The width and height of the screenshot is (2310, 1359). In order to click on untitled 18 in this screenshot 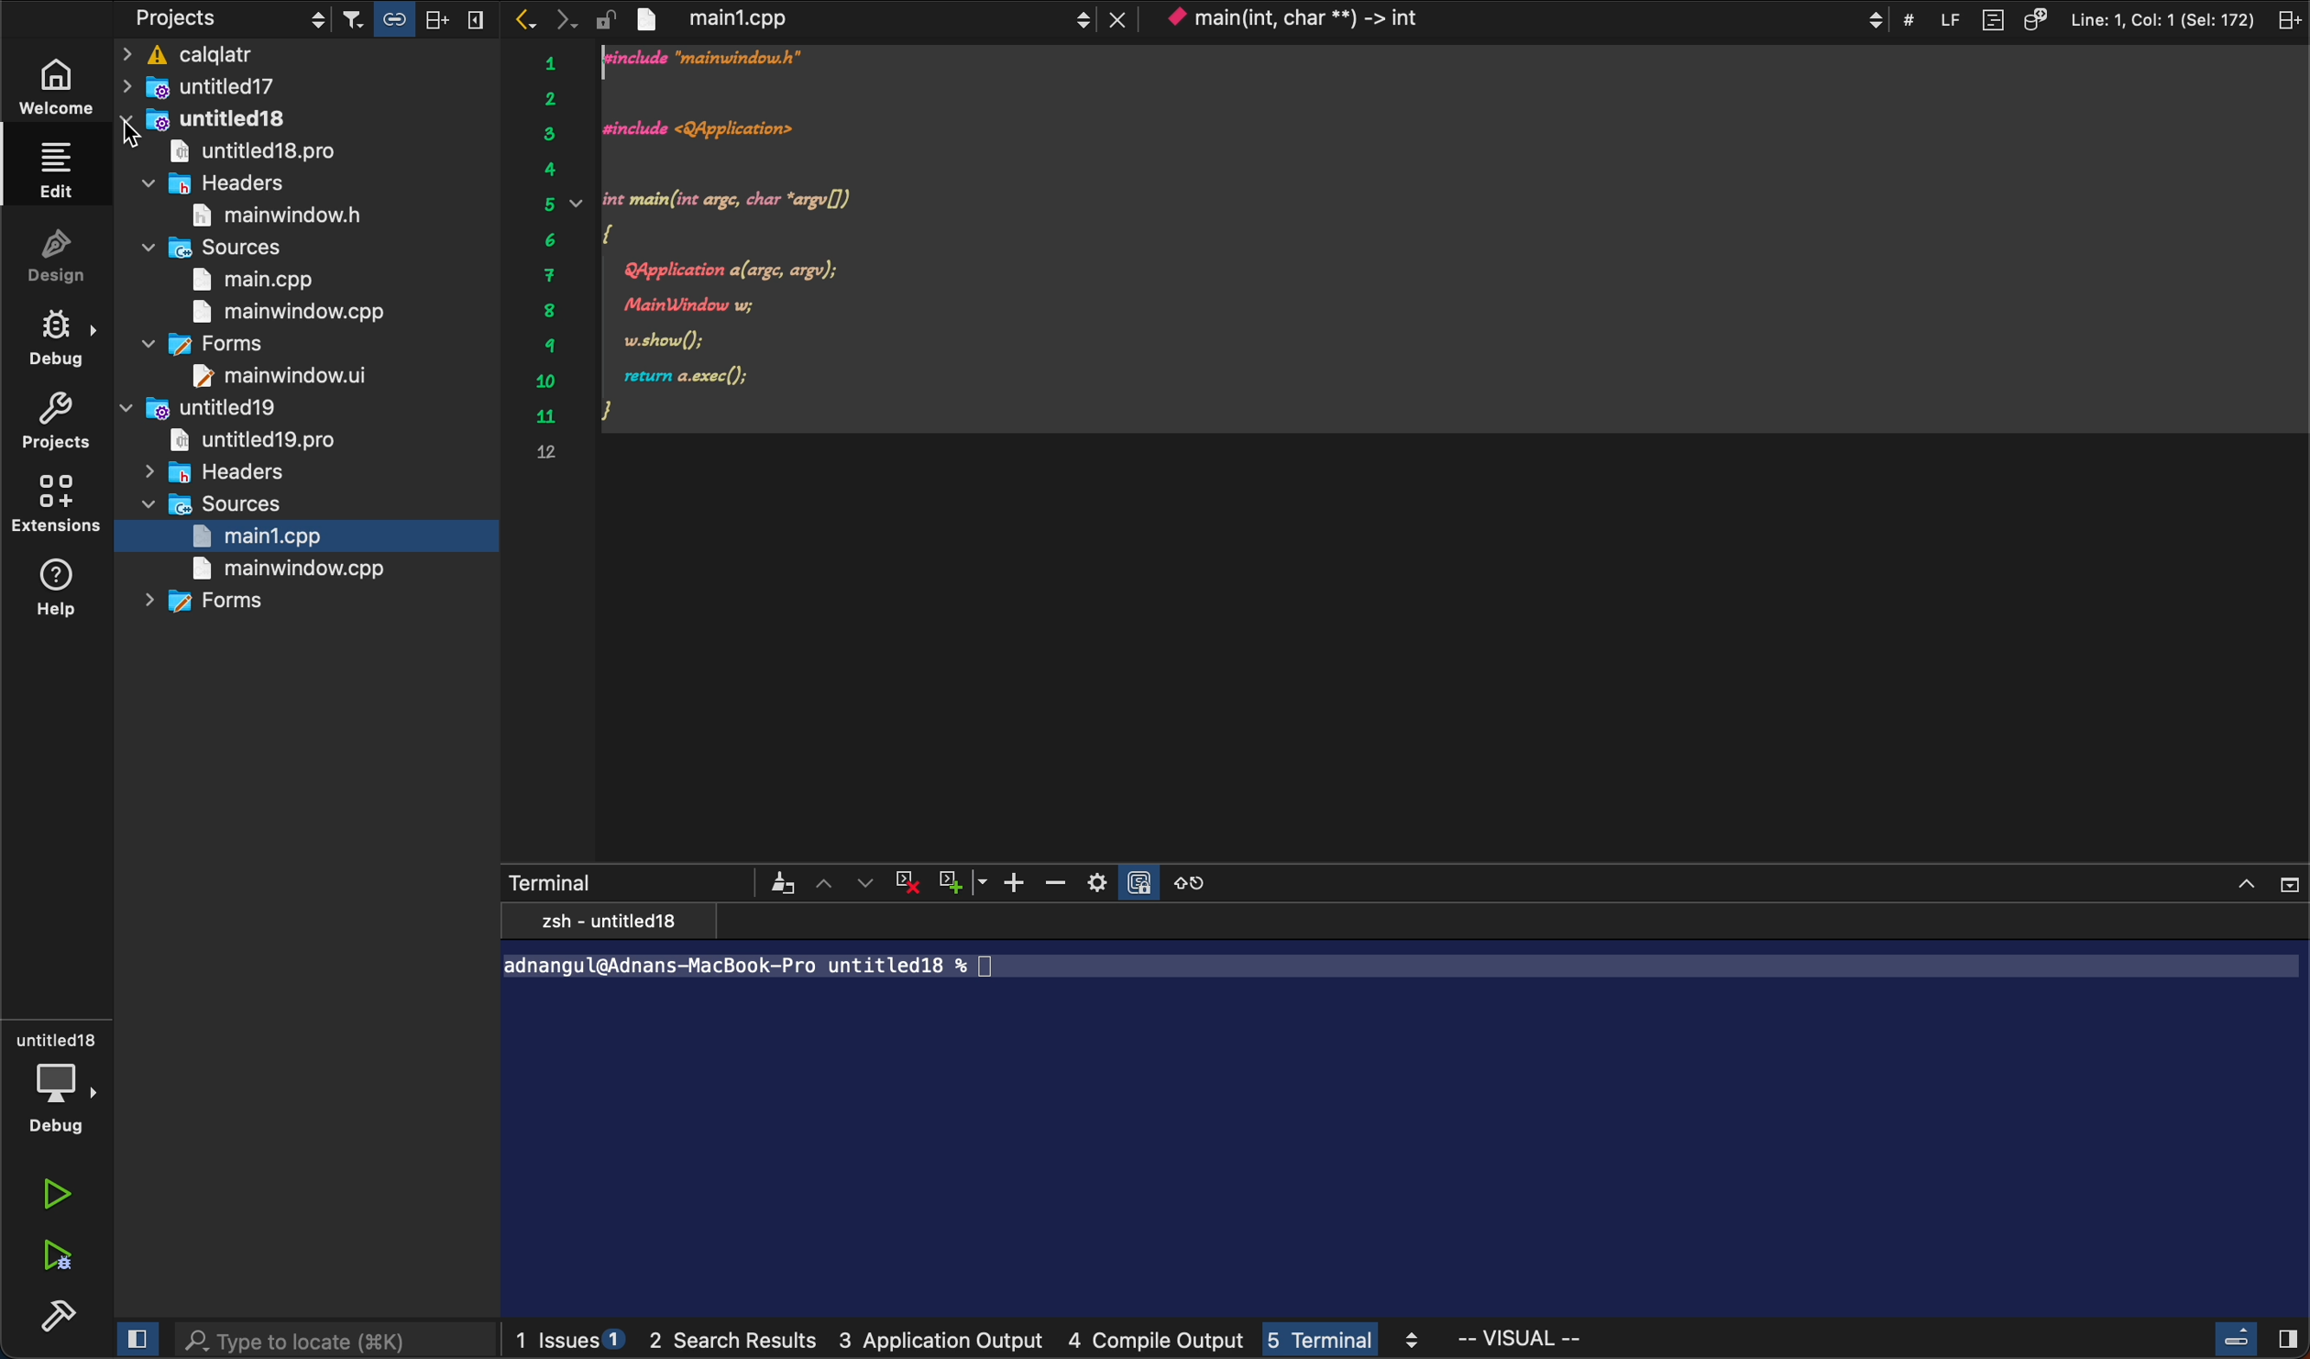, I will do `click(217, 120)`.